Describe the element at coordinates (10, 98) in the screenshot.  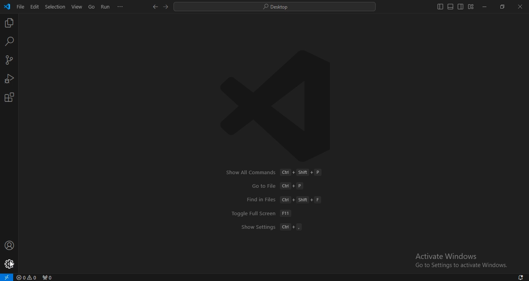
I see `extensions` at that location.